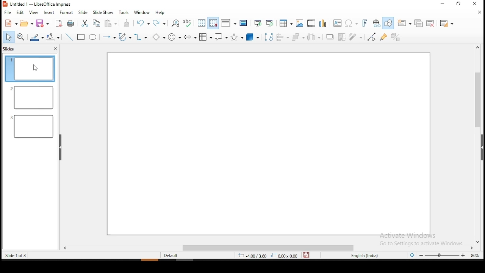  I want to click on file, so click(8, 13).